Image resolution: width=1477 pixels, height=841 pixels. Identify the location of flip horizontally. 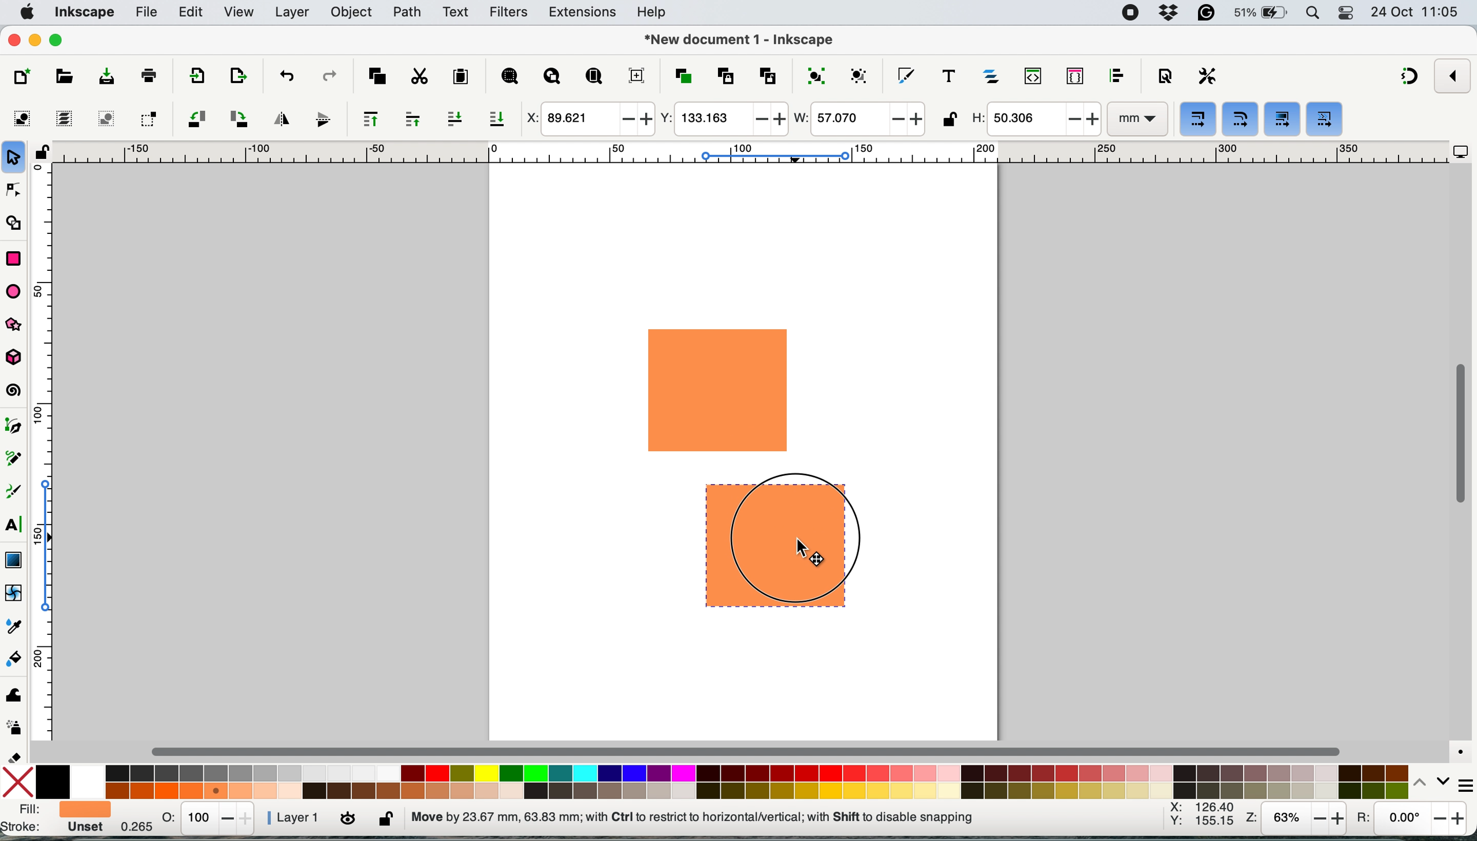
(279, 118).